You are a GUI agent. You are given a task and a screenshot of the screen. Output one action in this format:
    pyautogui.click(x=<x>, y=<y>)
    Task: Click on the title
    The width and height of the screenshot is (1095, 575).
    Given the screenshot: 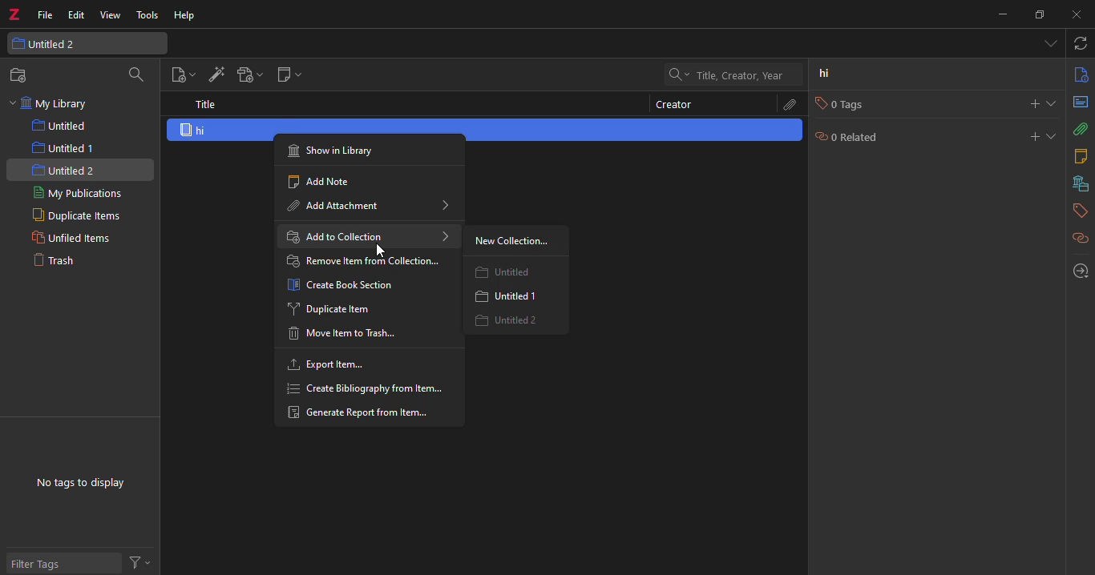 What is the action you would take?
    pyautogui.click(x=204, y=104)
    